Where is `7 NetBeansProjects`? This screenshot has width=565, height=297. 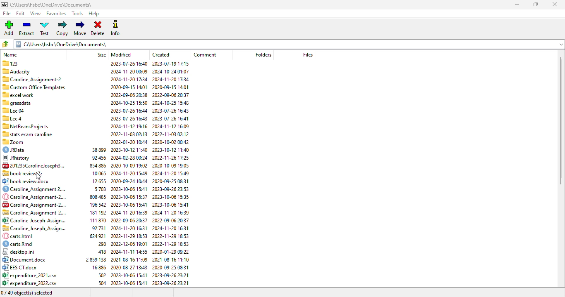 7 NetBeansProjects is located at coordinates (26, 127).